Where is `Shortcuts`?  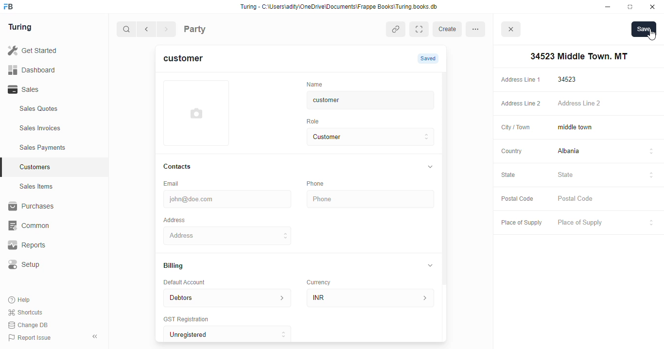 Shortcuts is located at coordinates (28, 313).